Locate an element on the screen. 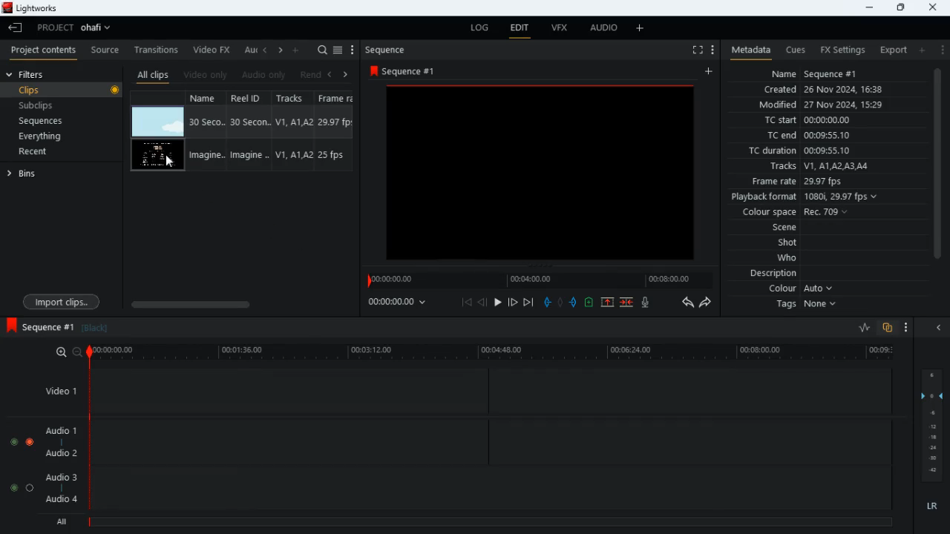  all clips is located at coordinates (153, 75).